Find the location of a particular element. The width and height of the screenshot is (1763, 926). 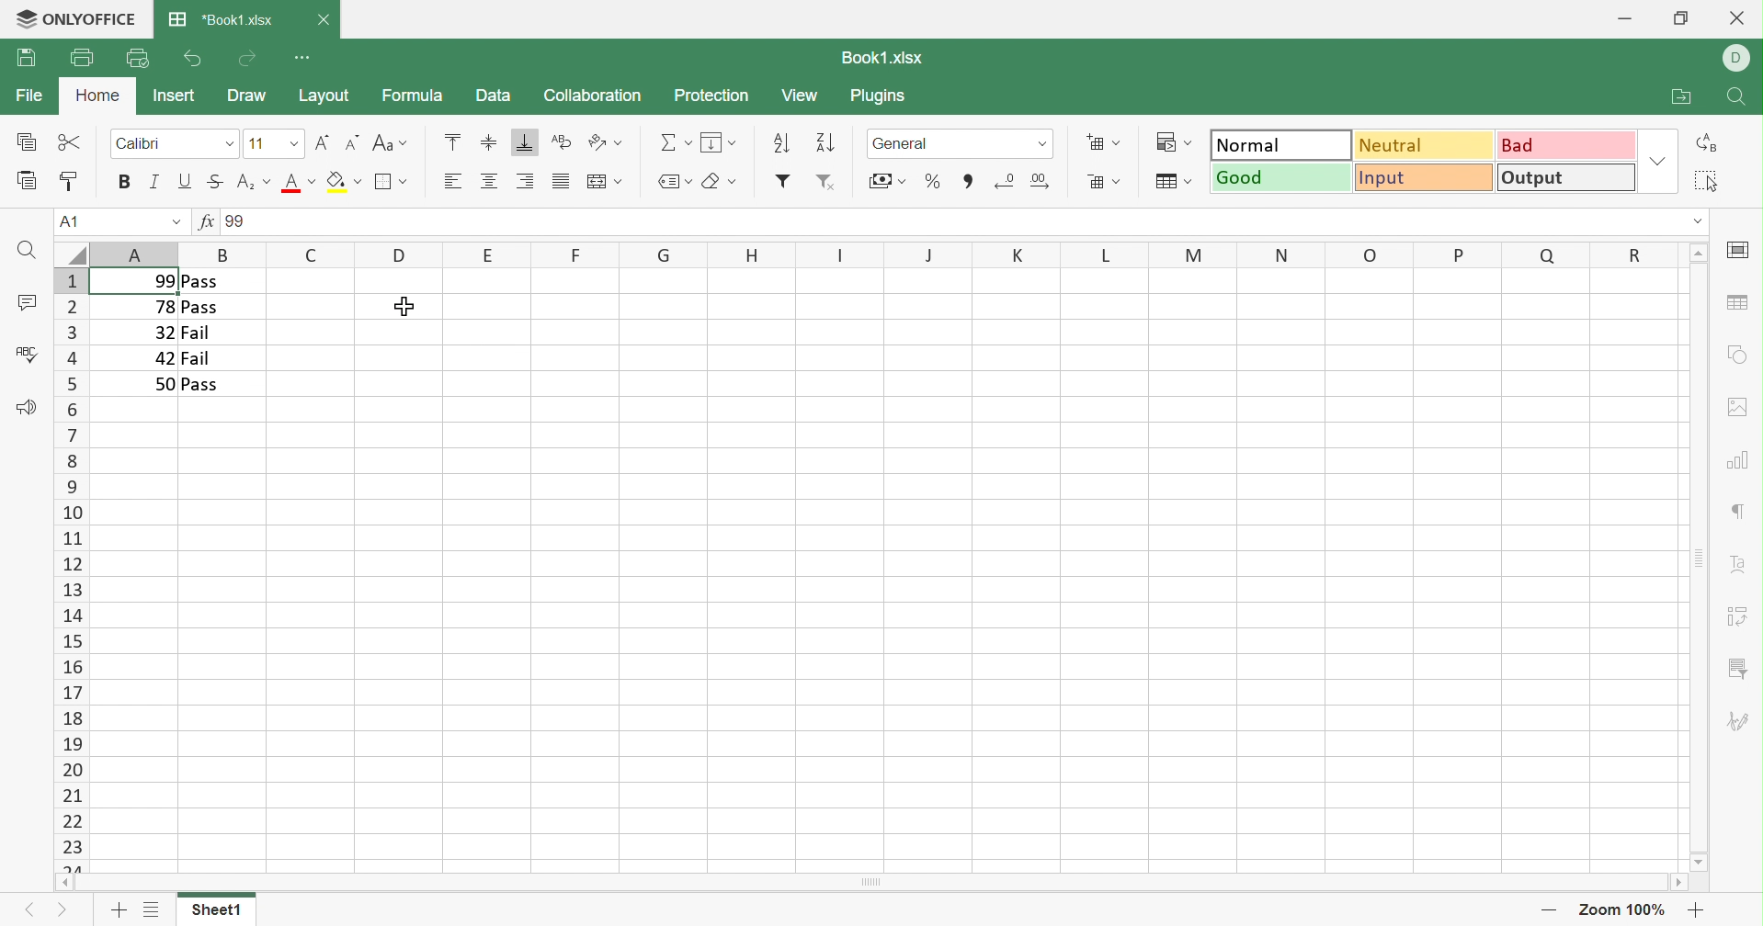

Percent style is located at coordinates (932, 180).